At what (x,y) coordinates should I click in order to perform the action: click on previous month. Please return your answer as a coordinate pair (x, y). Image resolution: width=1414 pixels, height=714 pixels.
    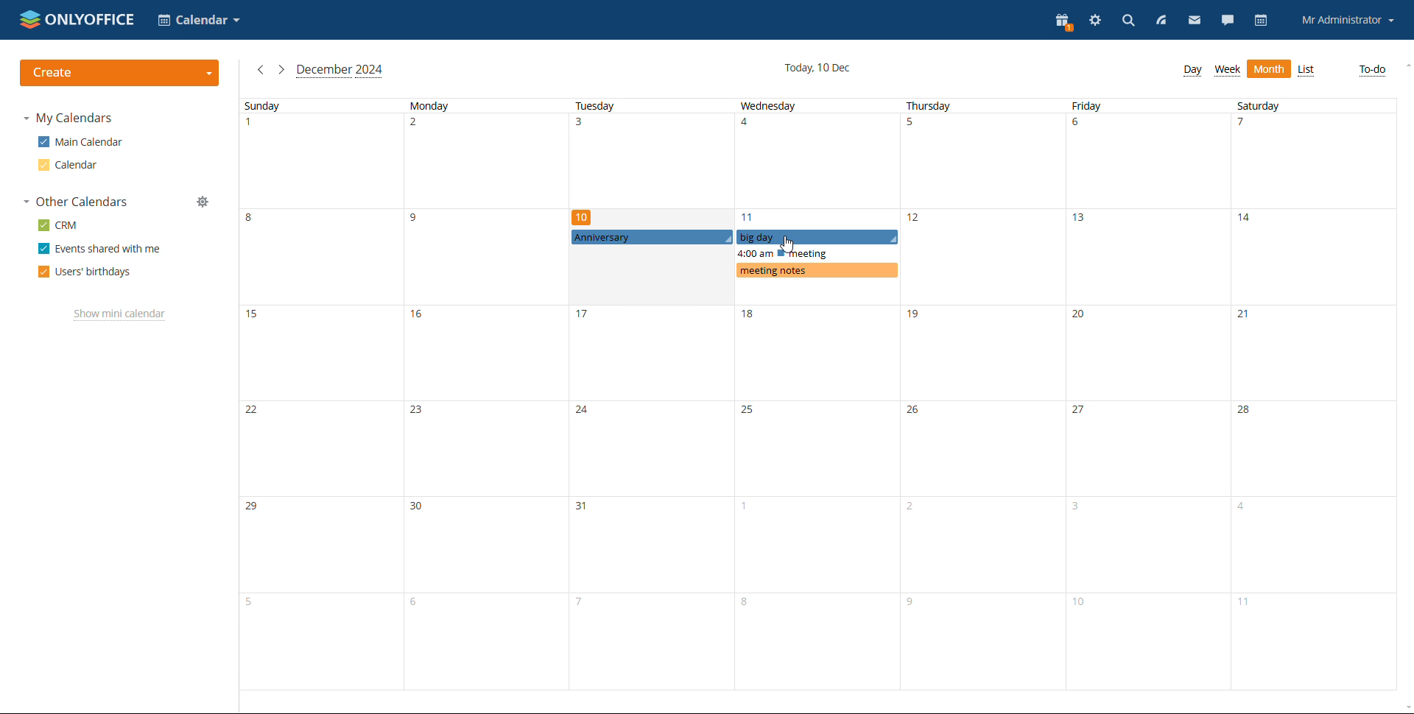
    Looking at the image, I should click on (260, 69).